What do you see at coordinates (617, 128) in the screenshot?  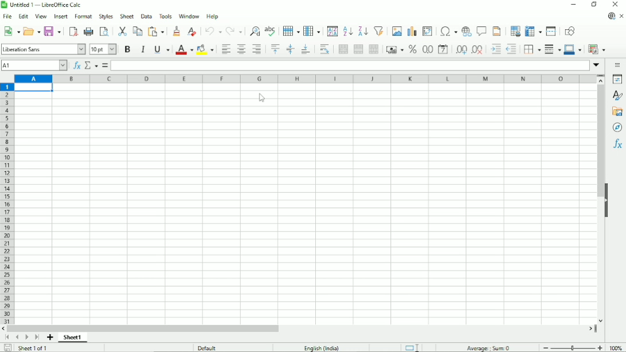 I see `Navigator` at bounding box center [617, 128].